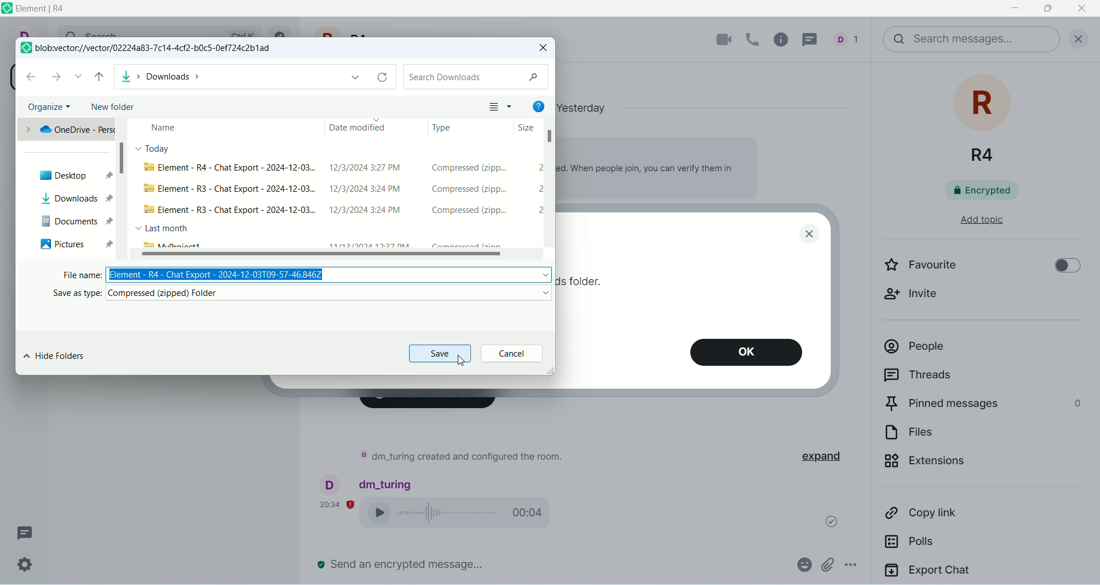  I want to click on organize, so click(50, 105).